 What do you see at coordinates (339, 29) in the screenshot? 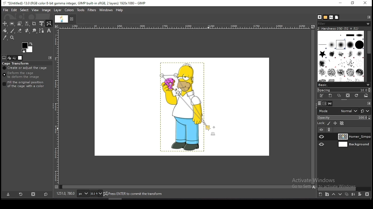
I see `hardness 050` at bounding box center [339, 29].